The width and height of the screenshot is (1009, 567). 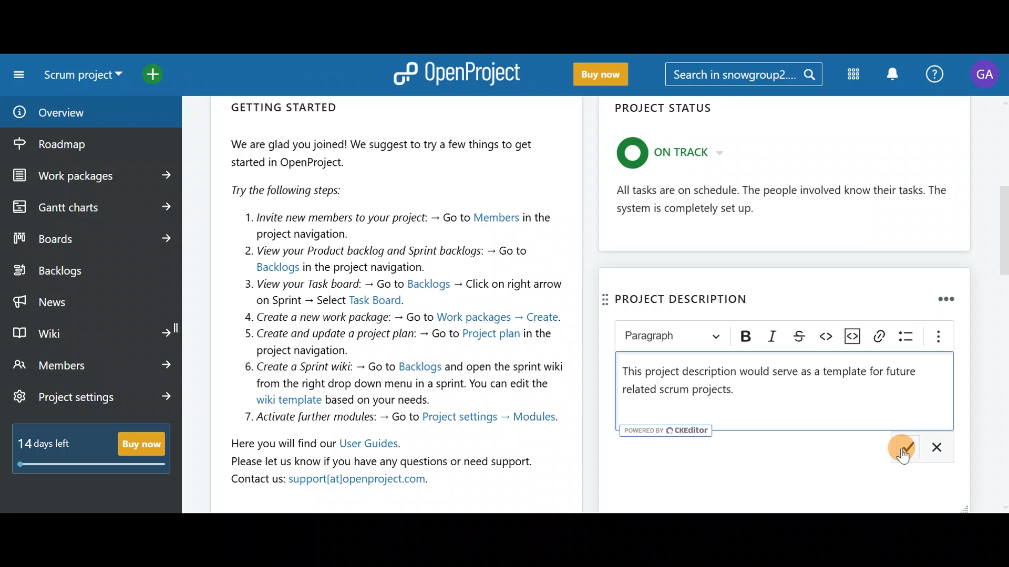 What do you see at coordinates (743, 76) in the screenshot?
I see `Search bar` at bounding box center [743, 76].